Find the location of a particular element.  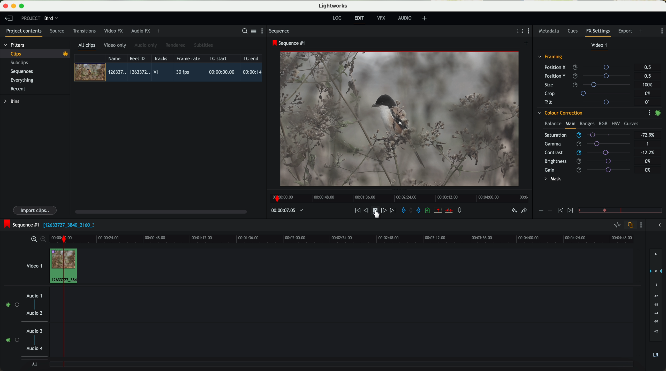

click on contrast is located at coordinates (587, 153).